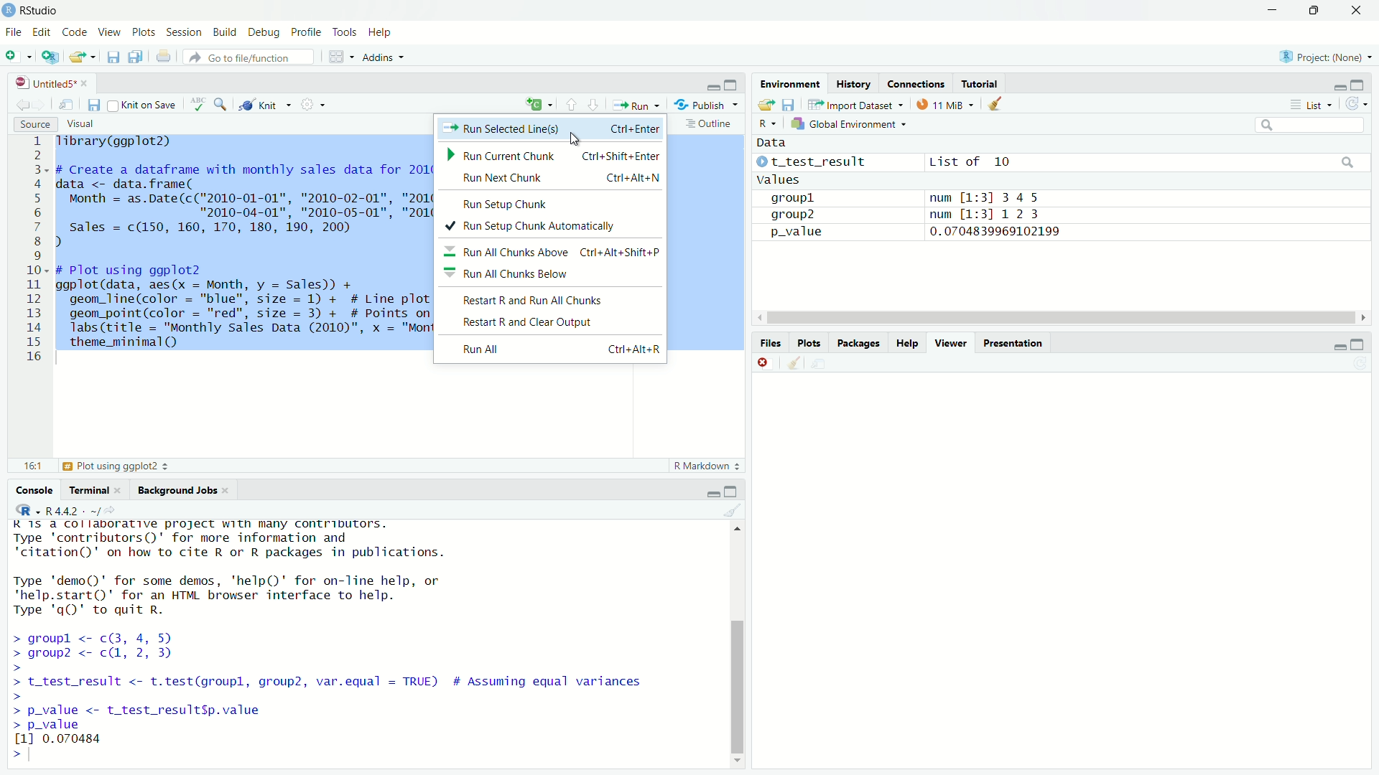  What do you see at coordinates (75, 30) in the screenshot?
I see `Code` at bounding box center [75, 30].